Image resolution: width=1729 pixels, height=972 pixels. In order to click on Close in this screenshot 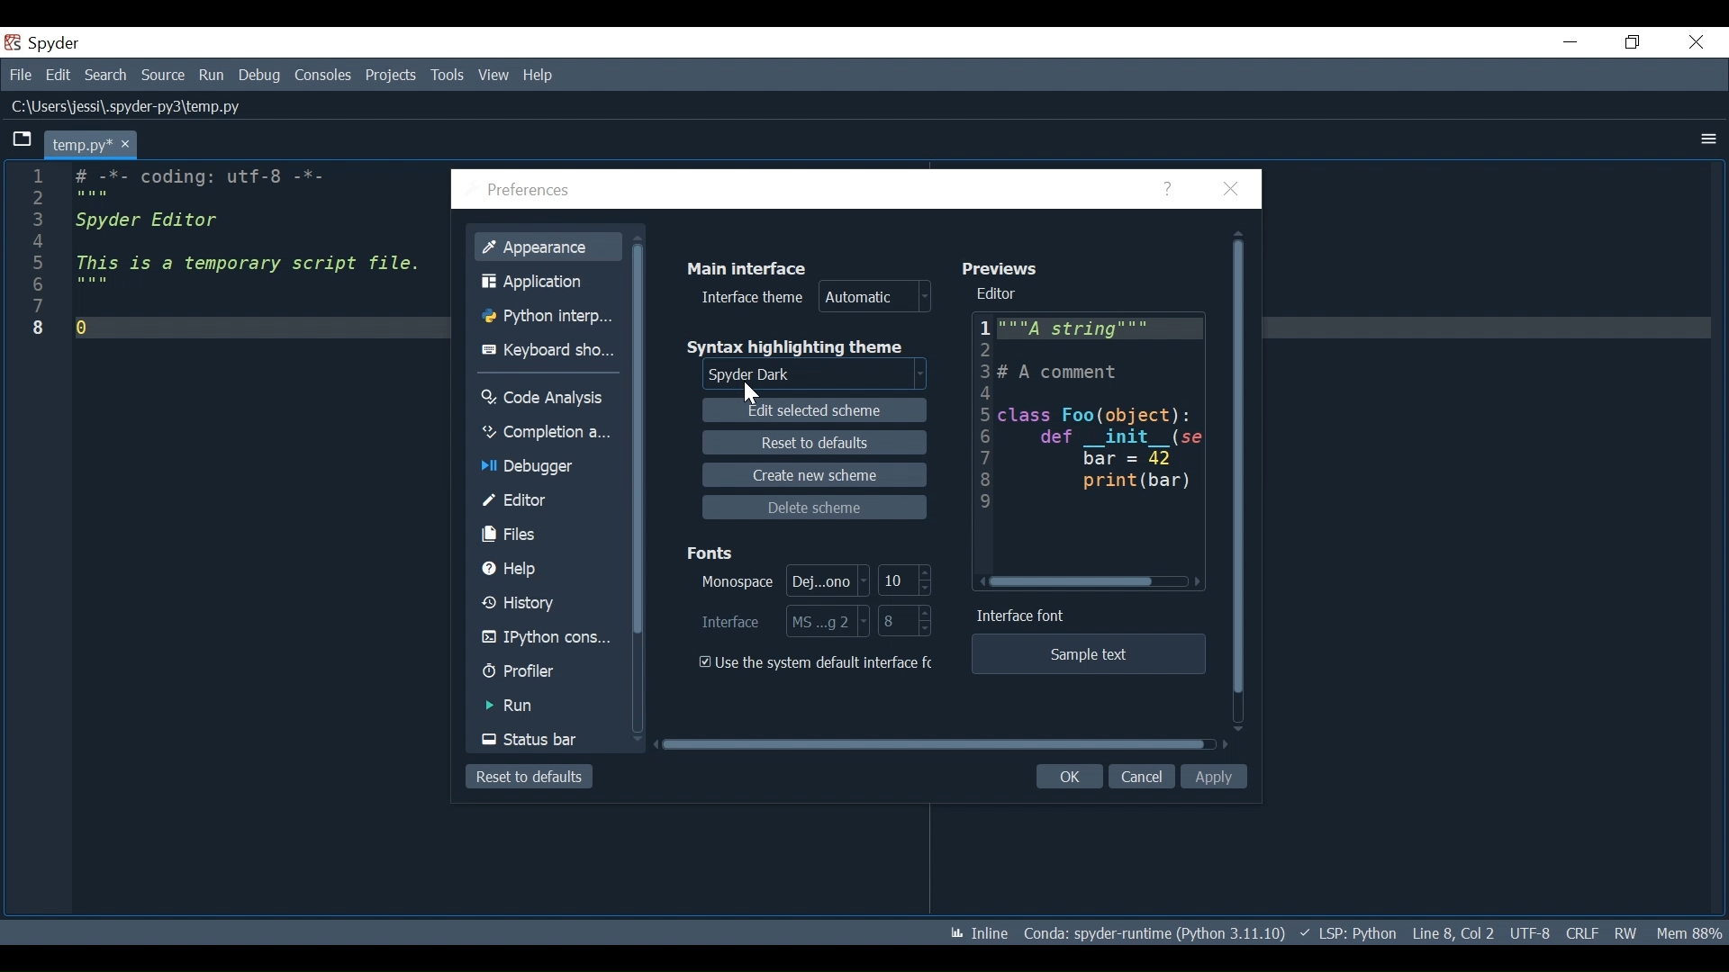, I will do `click(1233, 190)`.